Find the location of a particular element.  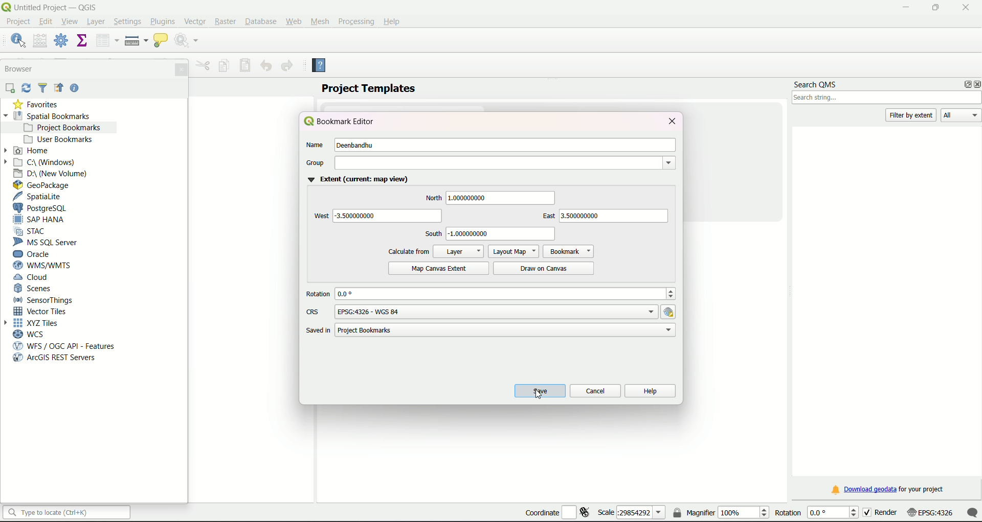

open attribute table is located at coordinates (106, 41).